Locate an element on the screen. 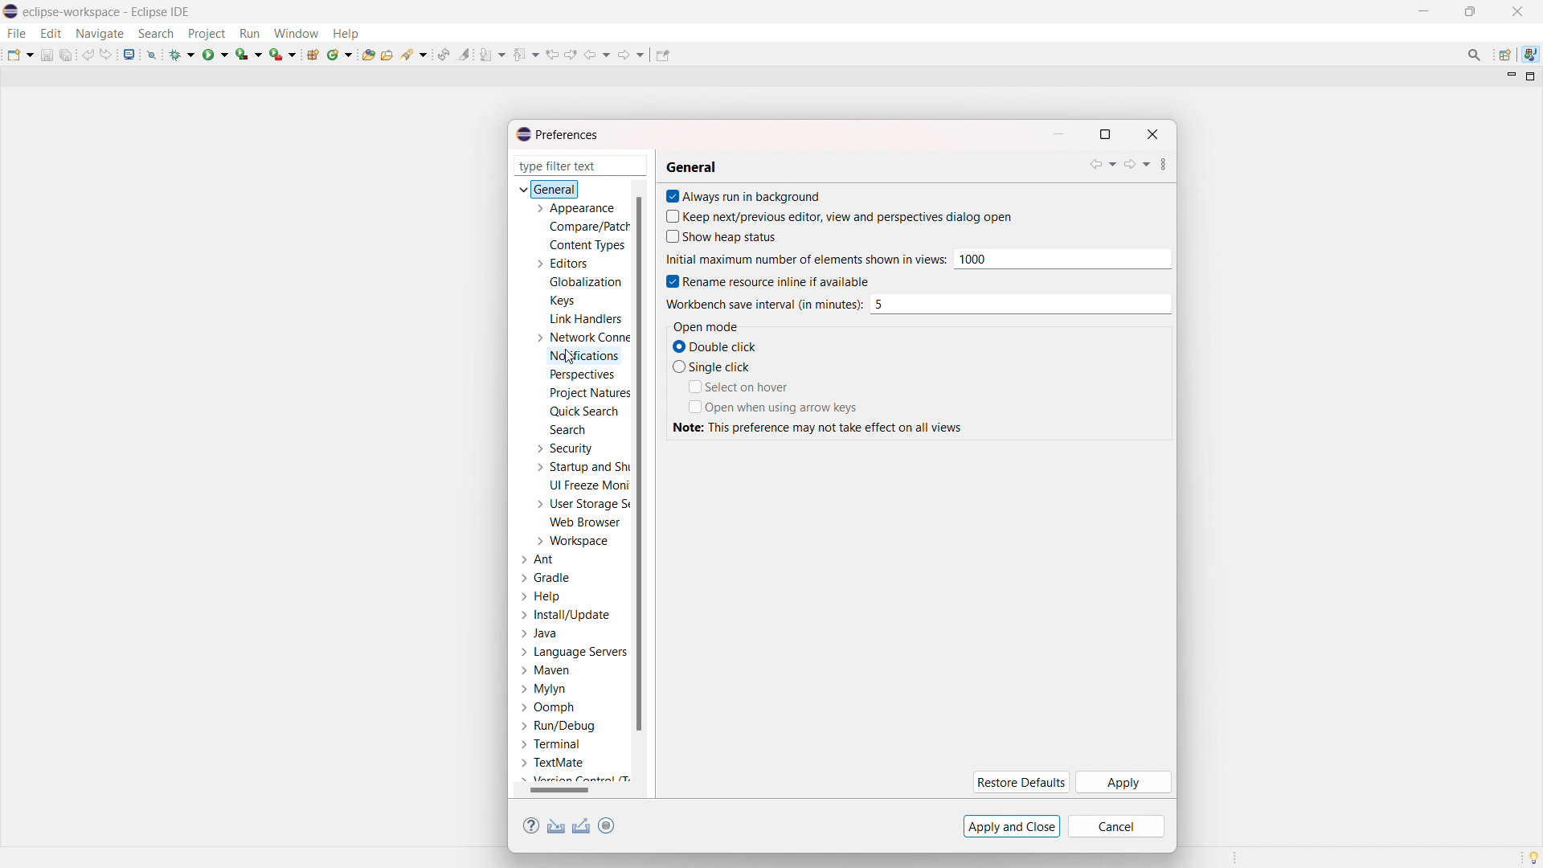 This screenshot has width=1543, height=868. save all is located at coordinates (68, 54).